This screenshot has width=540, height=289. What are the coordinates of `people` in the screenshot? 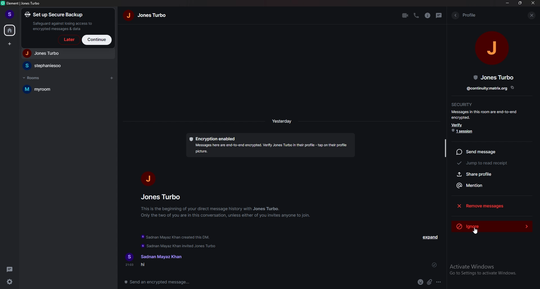 It's located at (67, 54).